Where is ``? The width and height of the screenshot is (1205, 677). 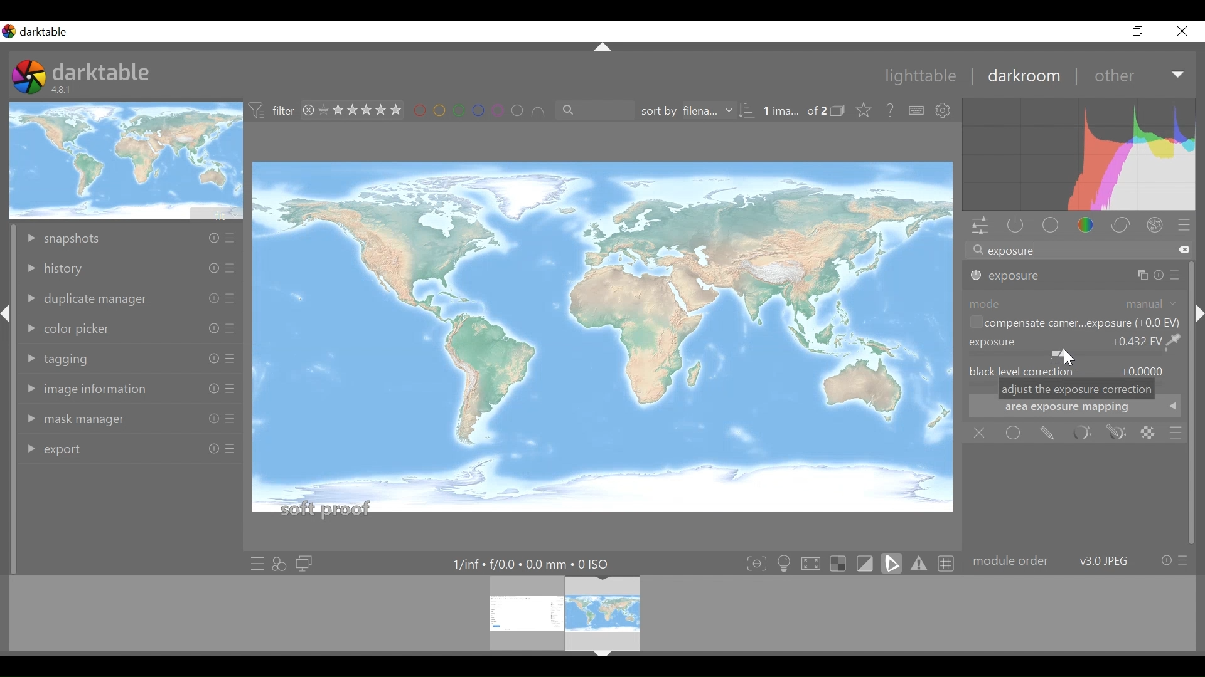
 is located at coordinates (1197, 327).